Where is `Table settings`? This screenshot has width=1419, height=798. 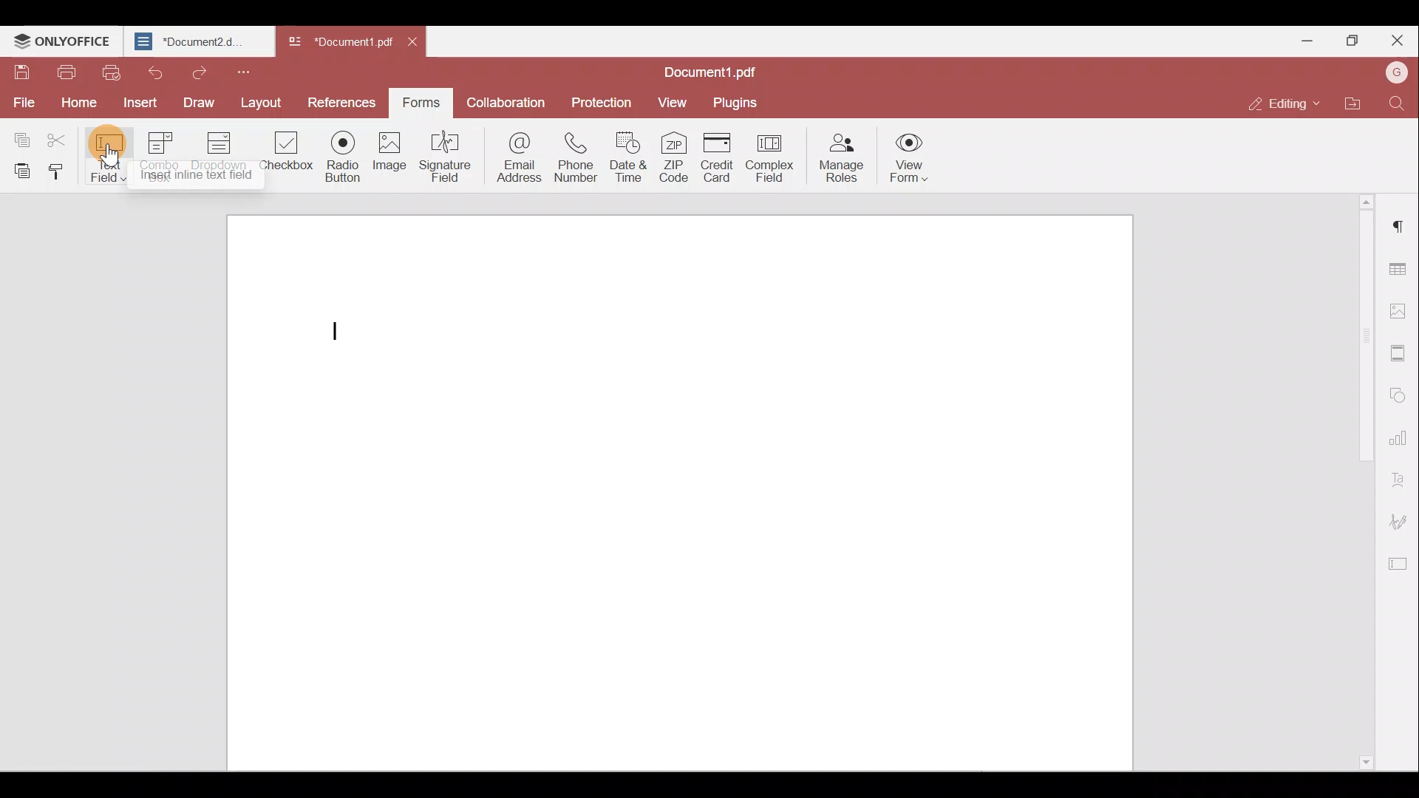
Table settings is located at coordinates (1400, 265).